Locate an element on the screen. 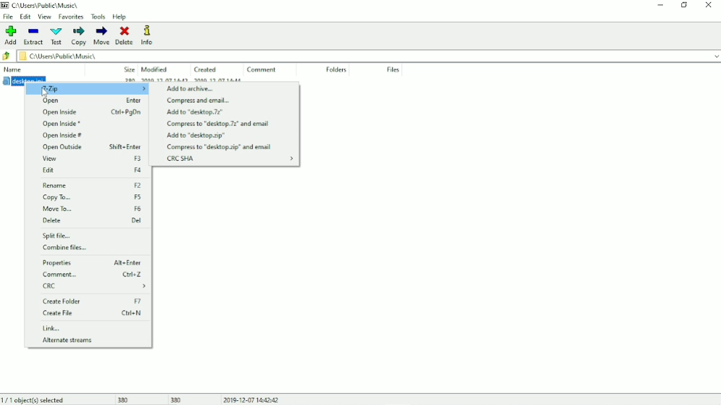 Image resolution: width=721 pixels, height=405 pixels. Create Folder is located at coordinates (92, 301).